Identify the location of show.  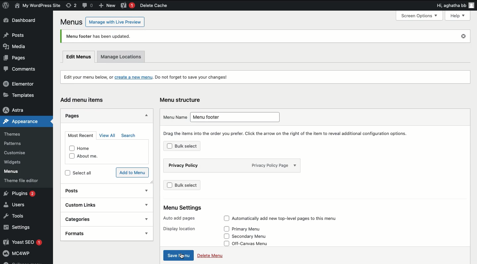
(145, 235).